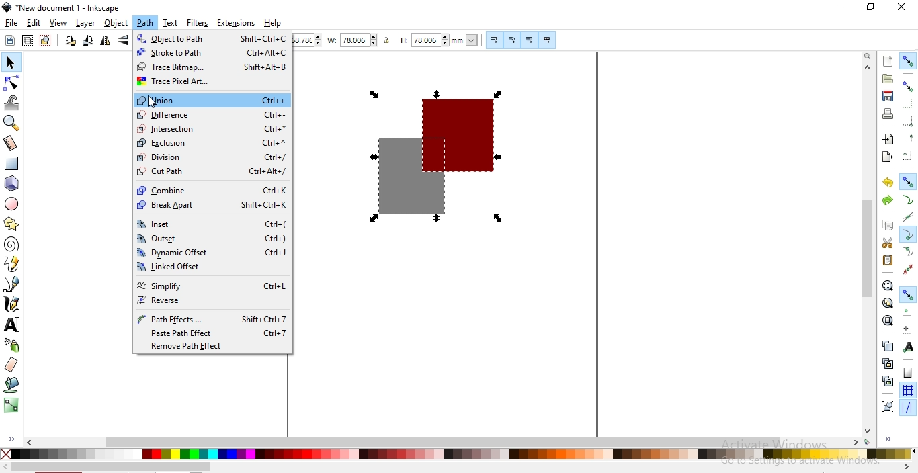 Image resolution: width=918 pixels, height=473 pixels. Describe the element at coordinates (237, 23) in the screenshot. I see `extensions` at that location.